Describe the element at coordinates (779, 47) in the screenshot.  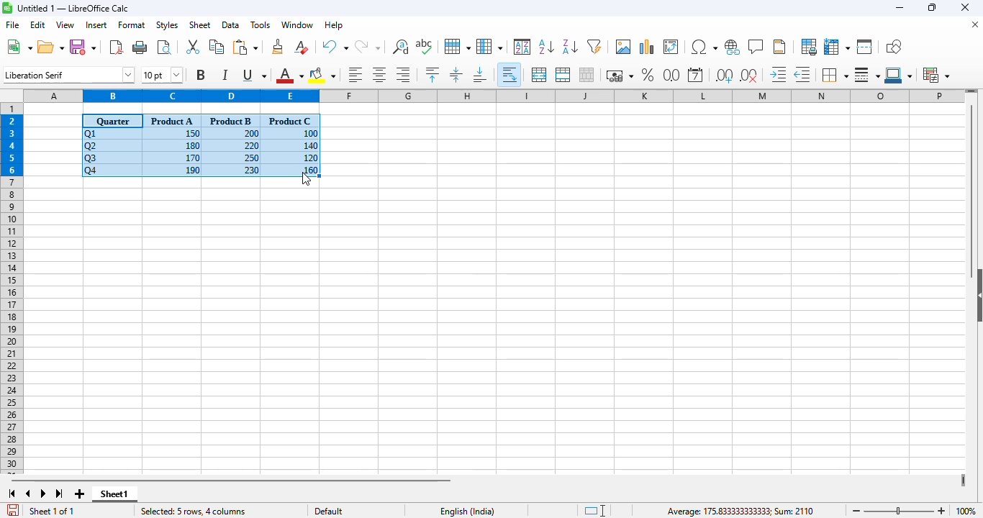
I see `headers and footers` at that location.